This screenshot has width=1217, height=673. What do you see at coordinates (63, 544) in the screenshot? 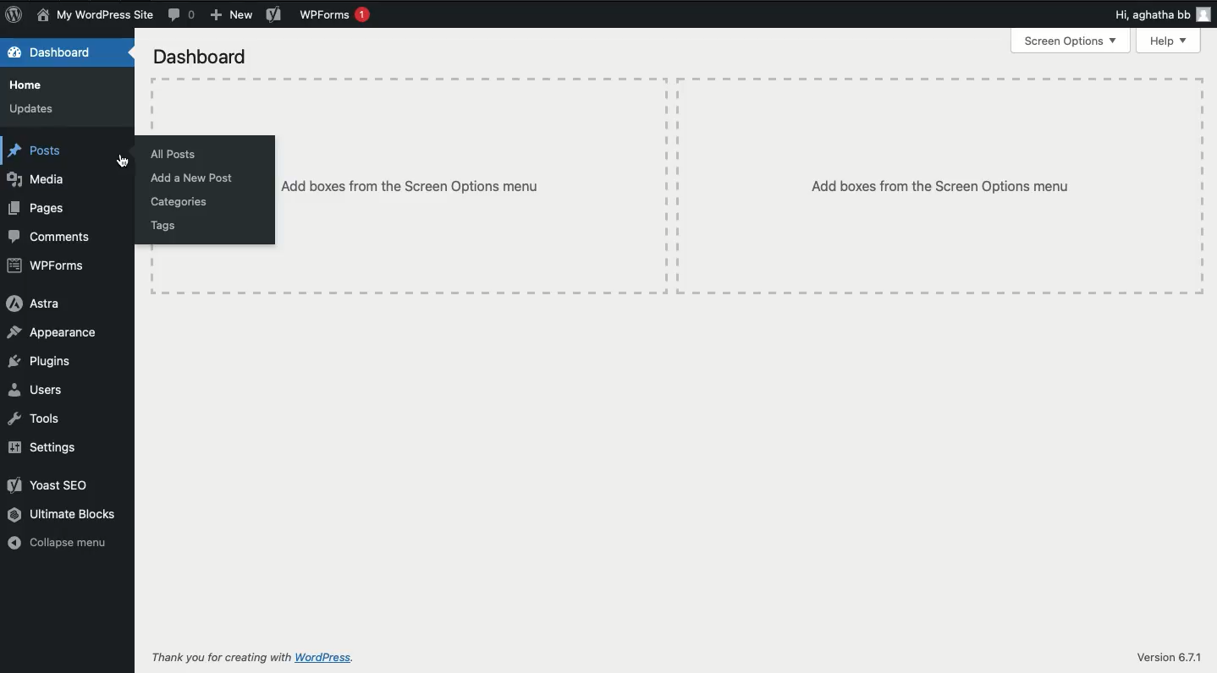
I see `Collapse menu` at bounding box center [63, 544].